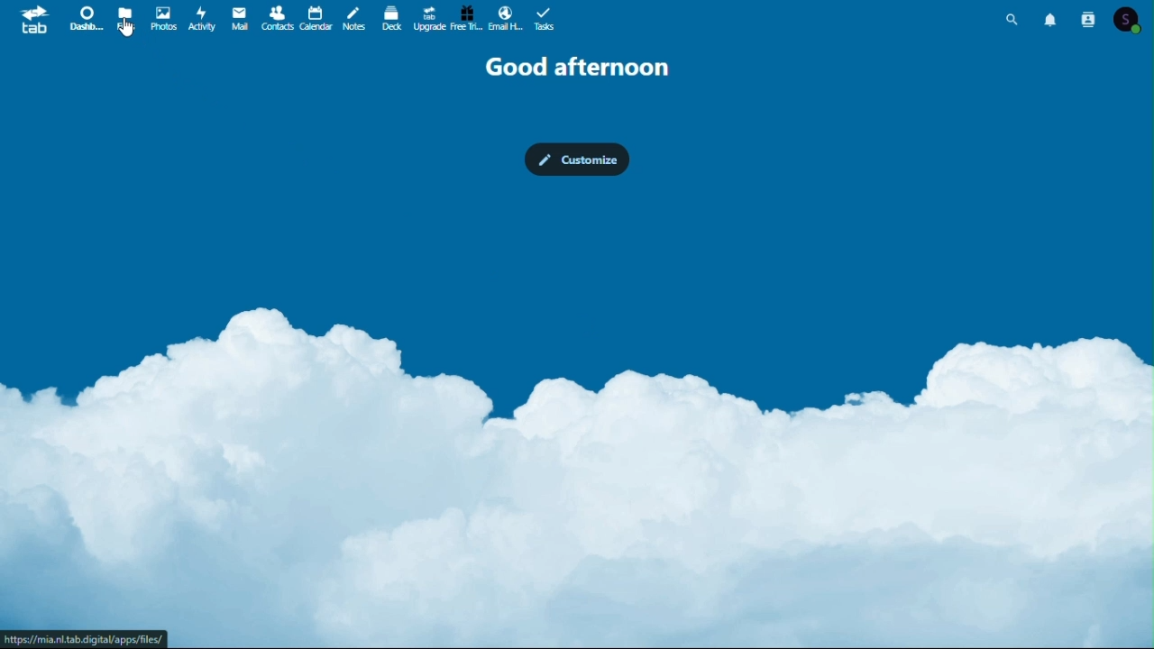  Describe the element at coordinates (32, 20) in the screenshot. I see `tab` at that location.